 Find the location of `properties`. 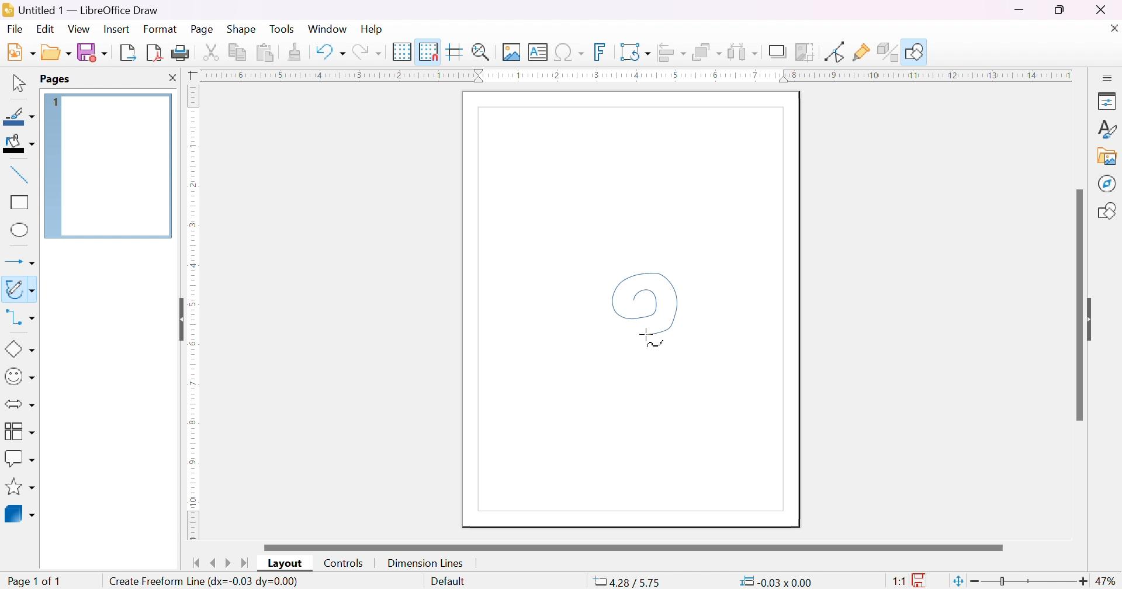

properties is located at coordinates (1107, 100).